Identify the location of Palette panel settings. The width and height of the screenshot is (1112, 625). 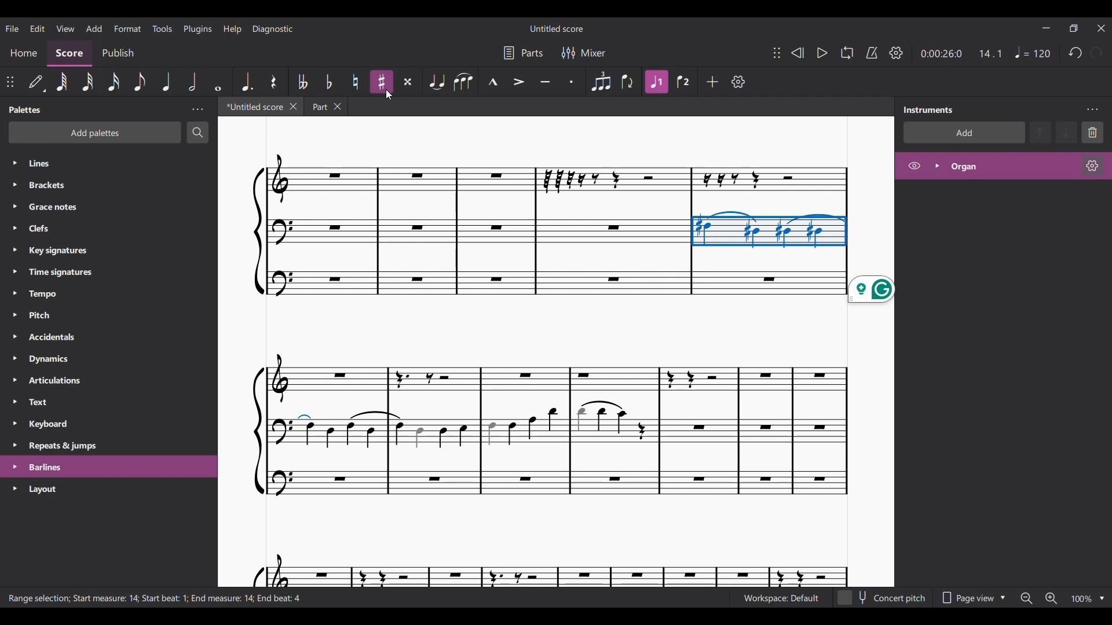
(197, 109).